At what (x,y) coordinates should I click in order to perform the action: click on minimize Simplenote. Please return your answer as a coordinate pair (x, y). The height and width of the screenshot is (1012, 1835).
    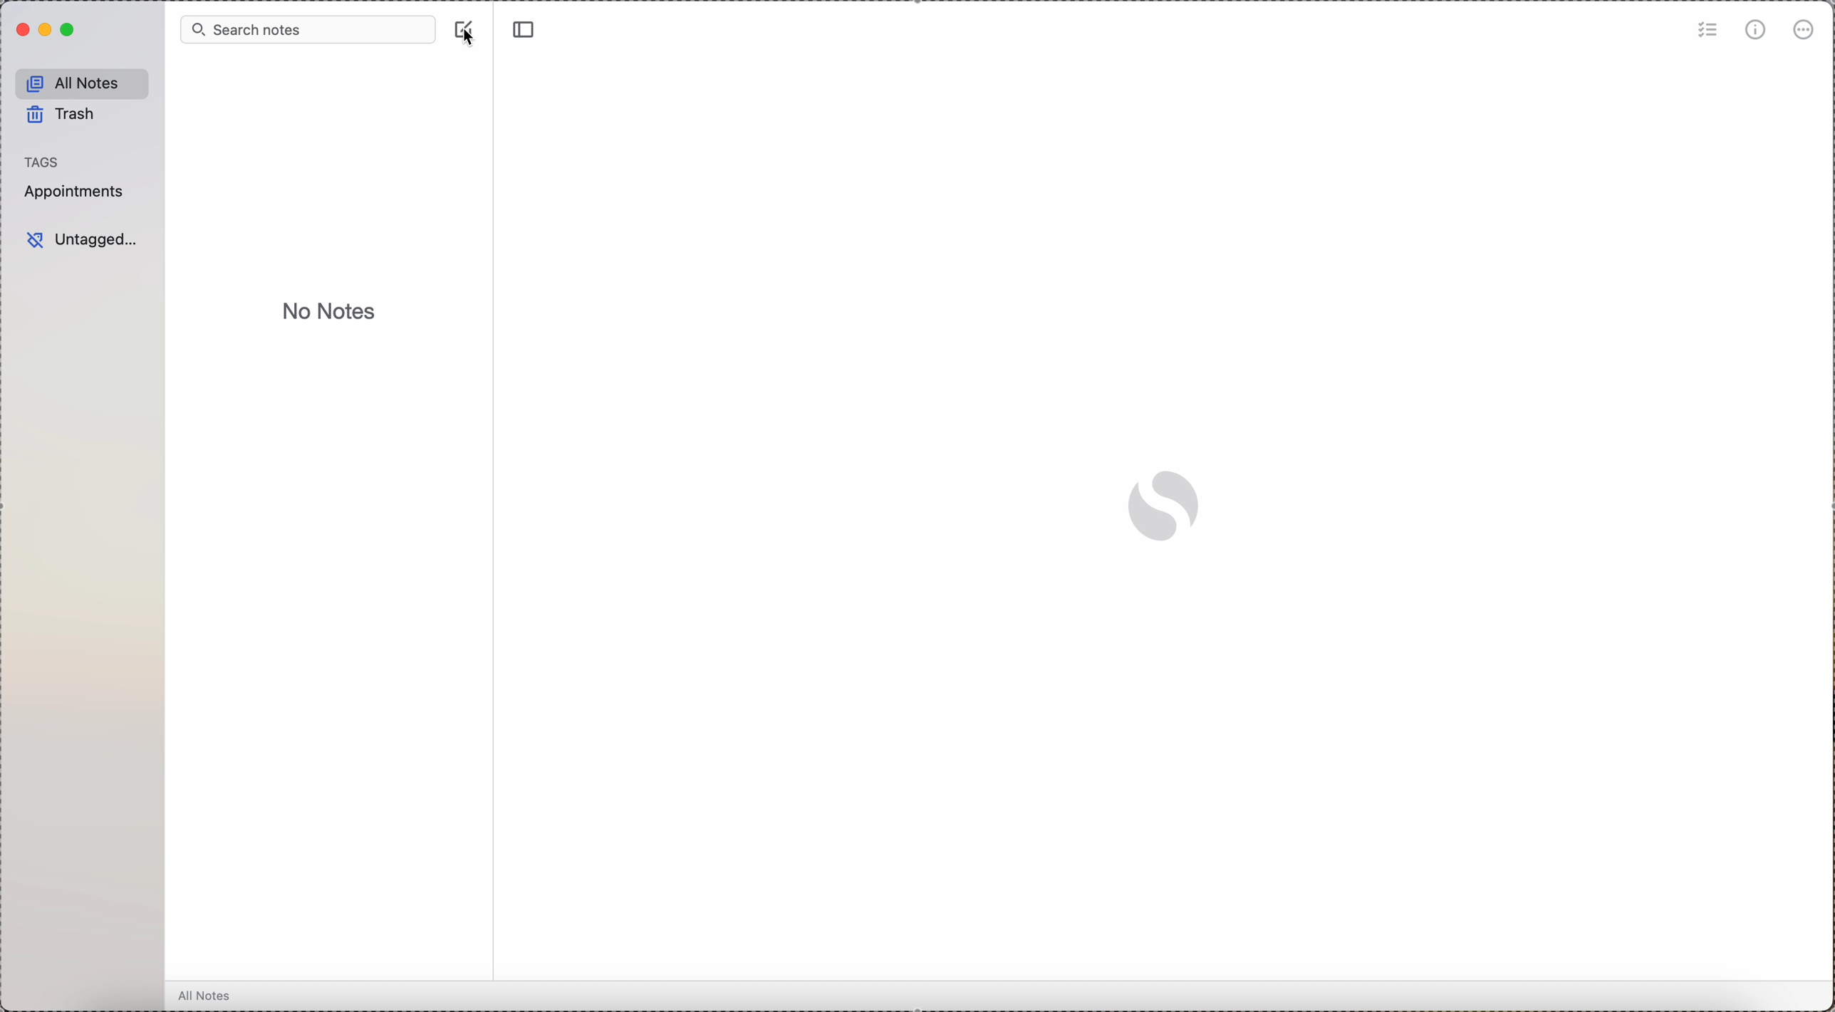
    Looking at the image, I should click on (47, 29).